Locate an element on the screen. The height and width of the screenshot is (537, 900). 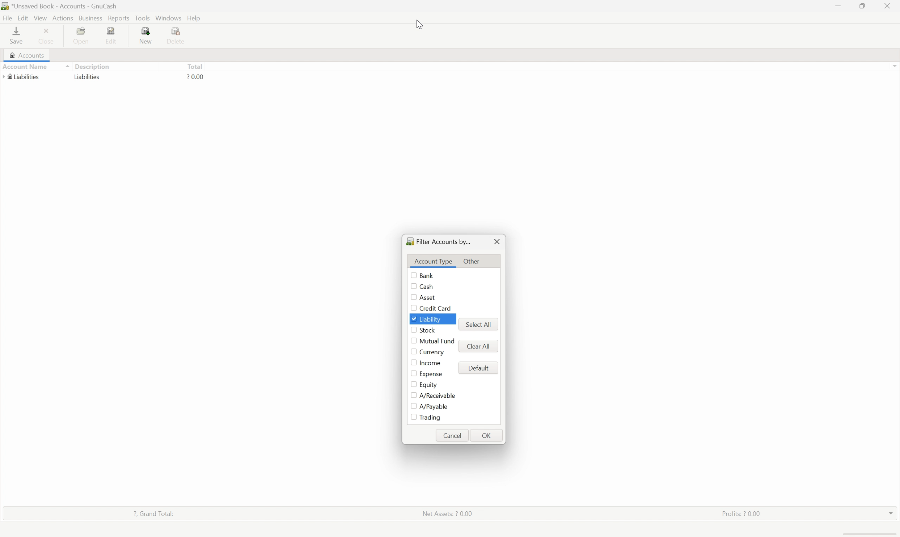
Checkbox is located at coordinates (413, 352).